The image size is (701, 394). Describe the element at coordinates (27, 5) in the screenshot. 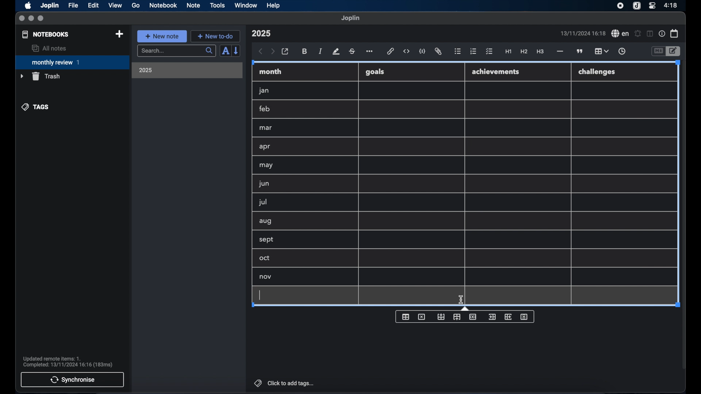

I see `apple icon` at that location.